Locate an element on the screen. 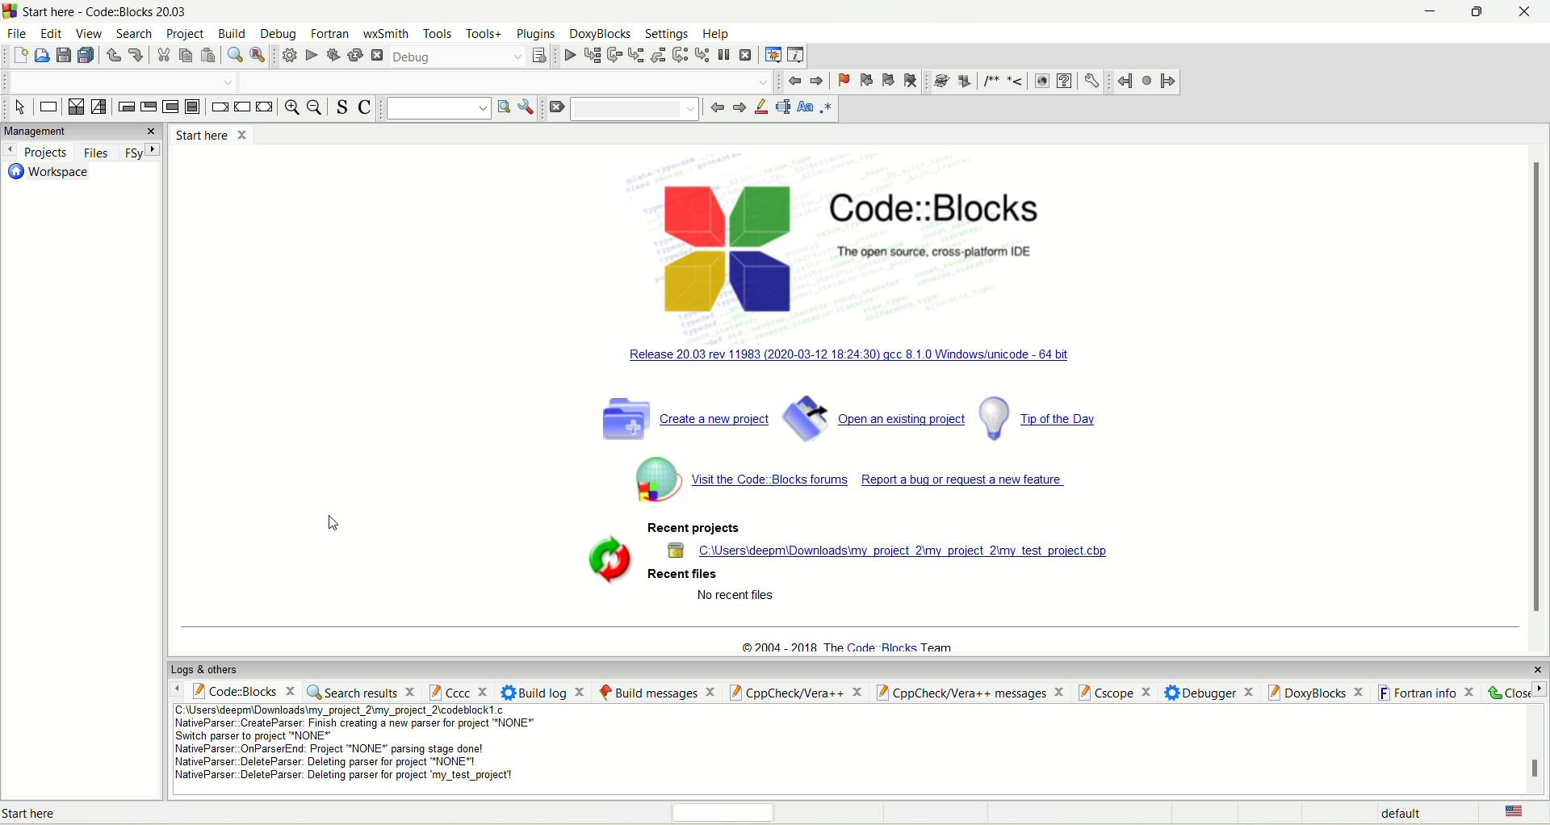 The image size is (1550, 825). open is located at coordinates (40, 55).